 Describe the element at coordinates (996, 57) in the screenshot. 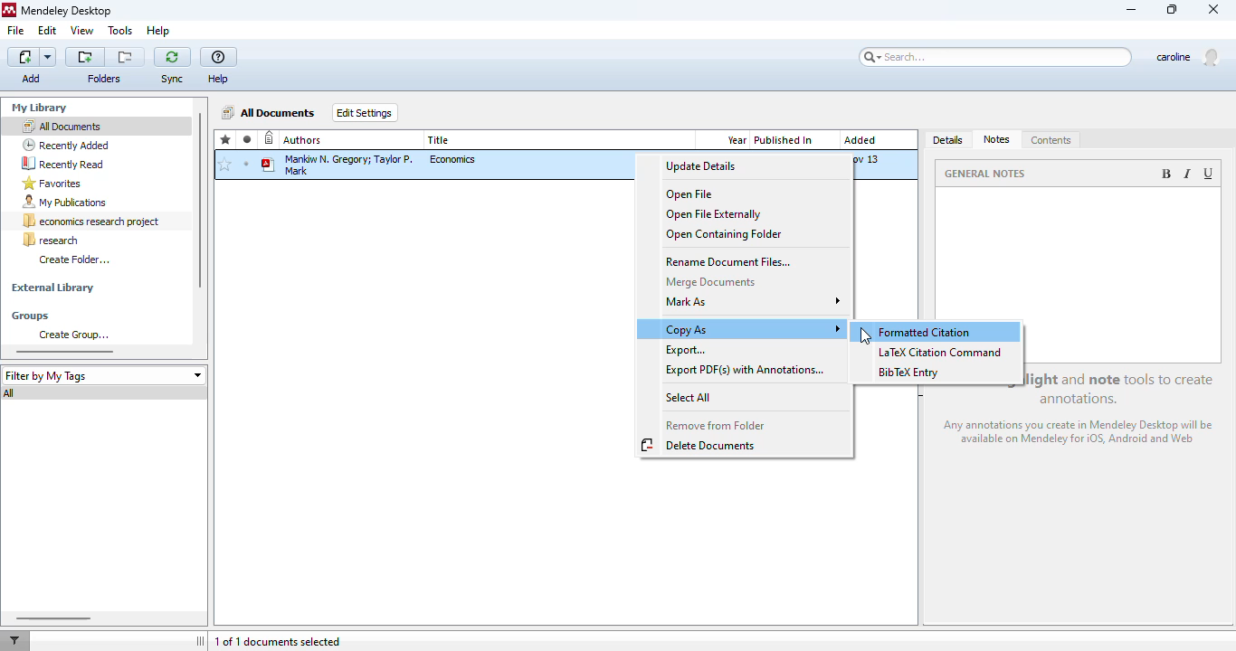

I see `search` at that location.